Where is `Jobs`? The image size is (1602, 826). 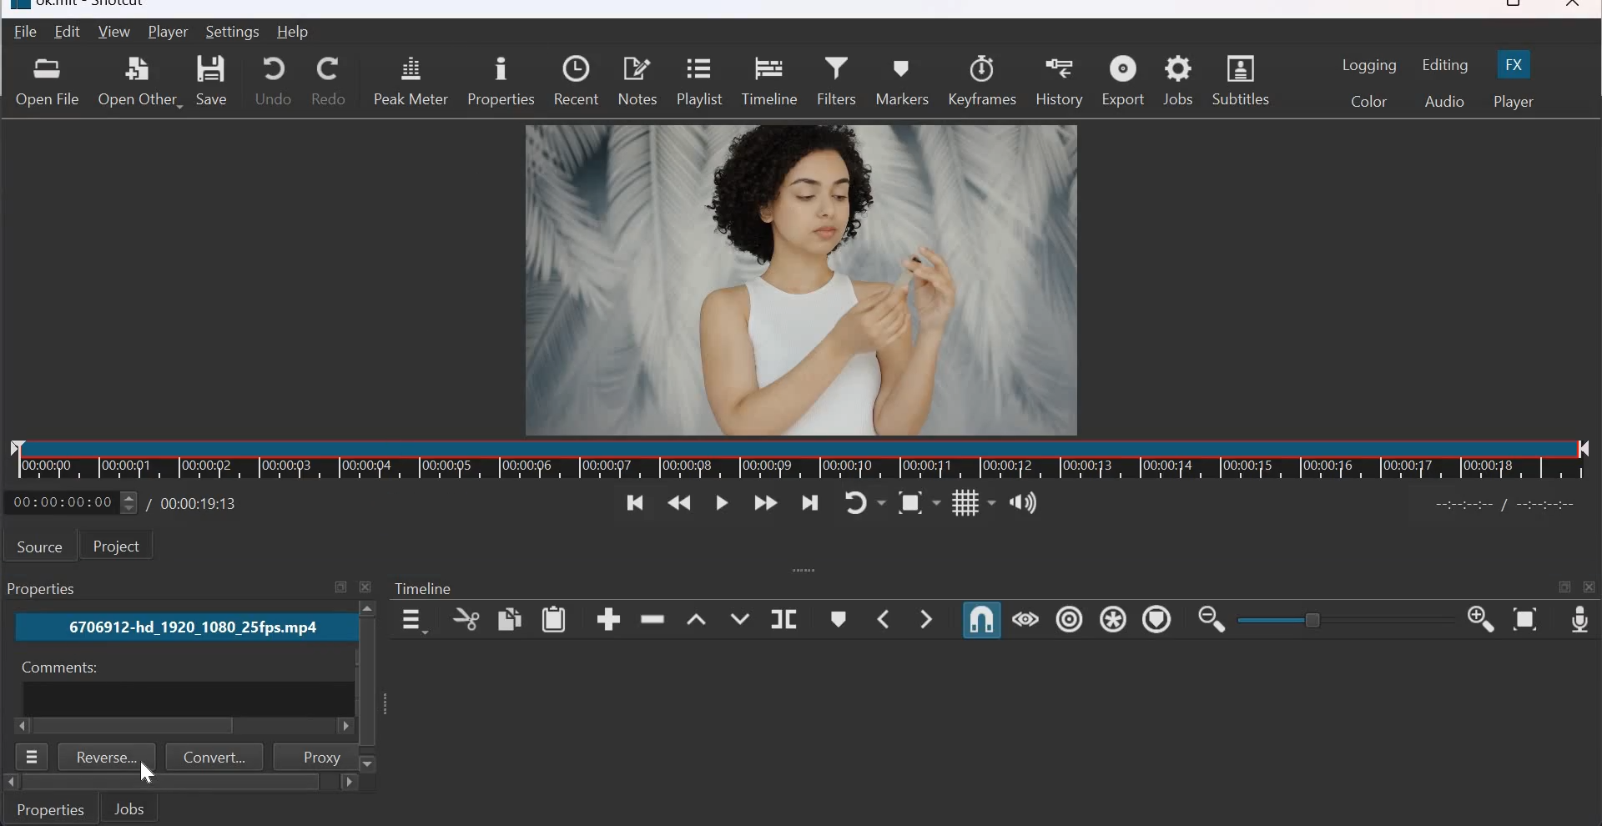 Jobs is located at coordinates (1178, 81).